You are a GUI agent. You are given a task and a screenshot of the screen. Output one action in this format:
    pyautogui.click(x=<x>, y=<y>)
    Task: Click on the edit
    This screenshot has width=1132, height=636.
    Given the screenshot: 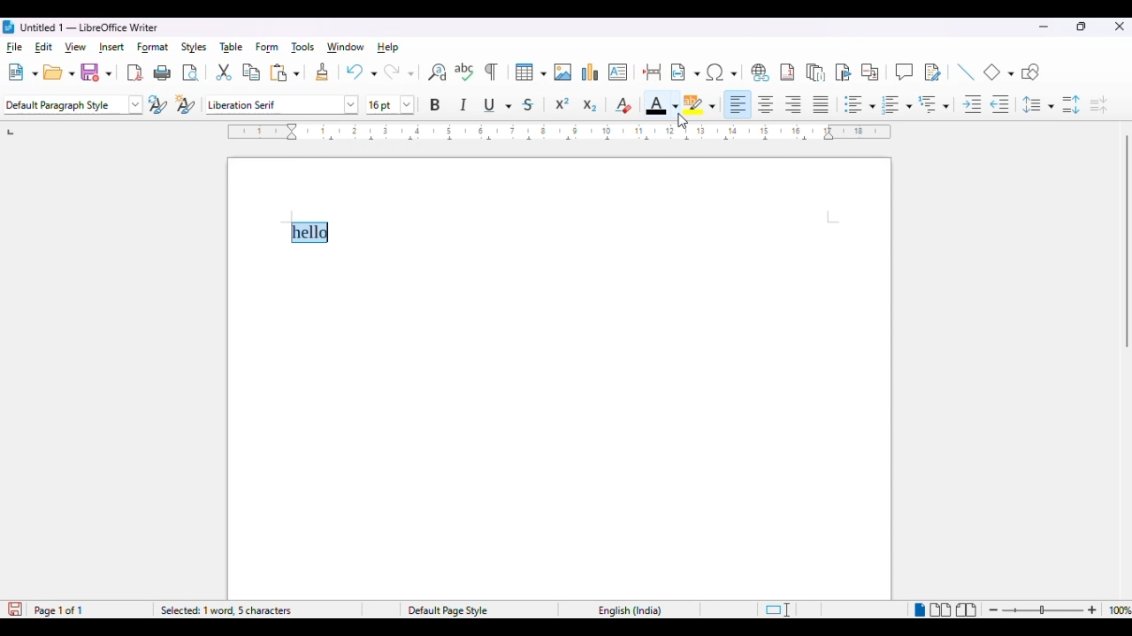 What is the action you would take?
    pyautogui.click(x=44, y=47)
    